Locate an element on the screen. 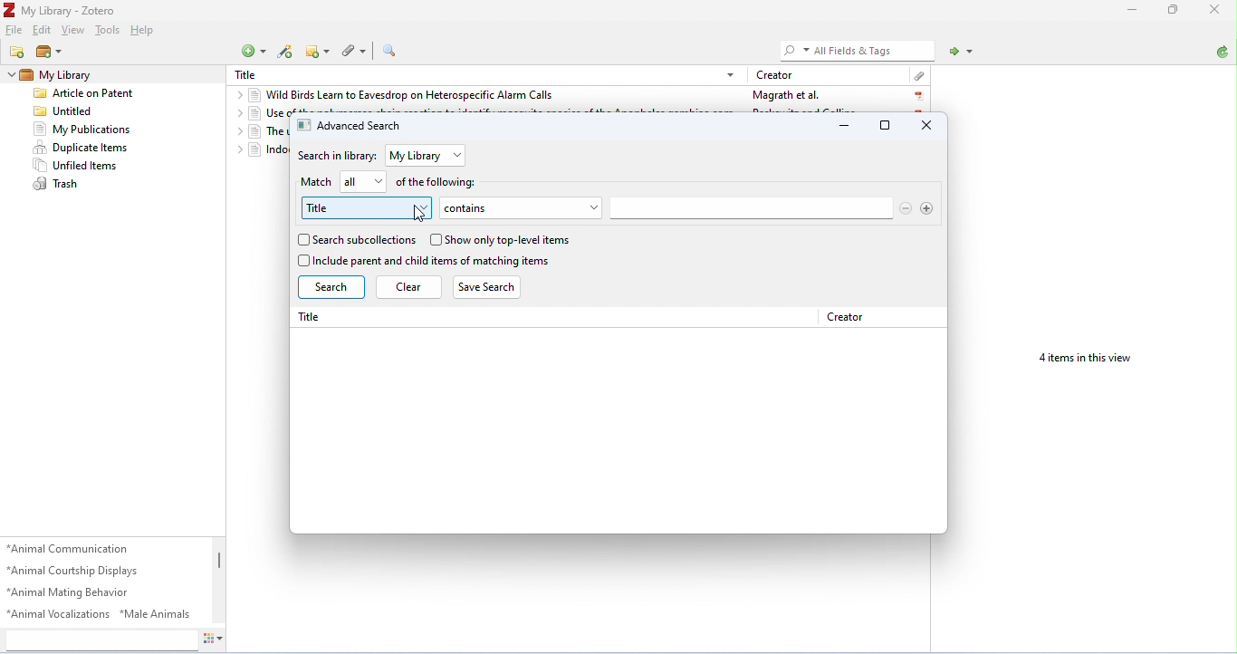 This screenshot has height=654, width=1237. remove search options is located at coordinates (906, 207).